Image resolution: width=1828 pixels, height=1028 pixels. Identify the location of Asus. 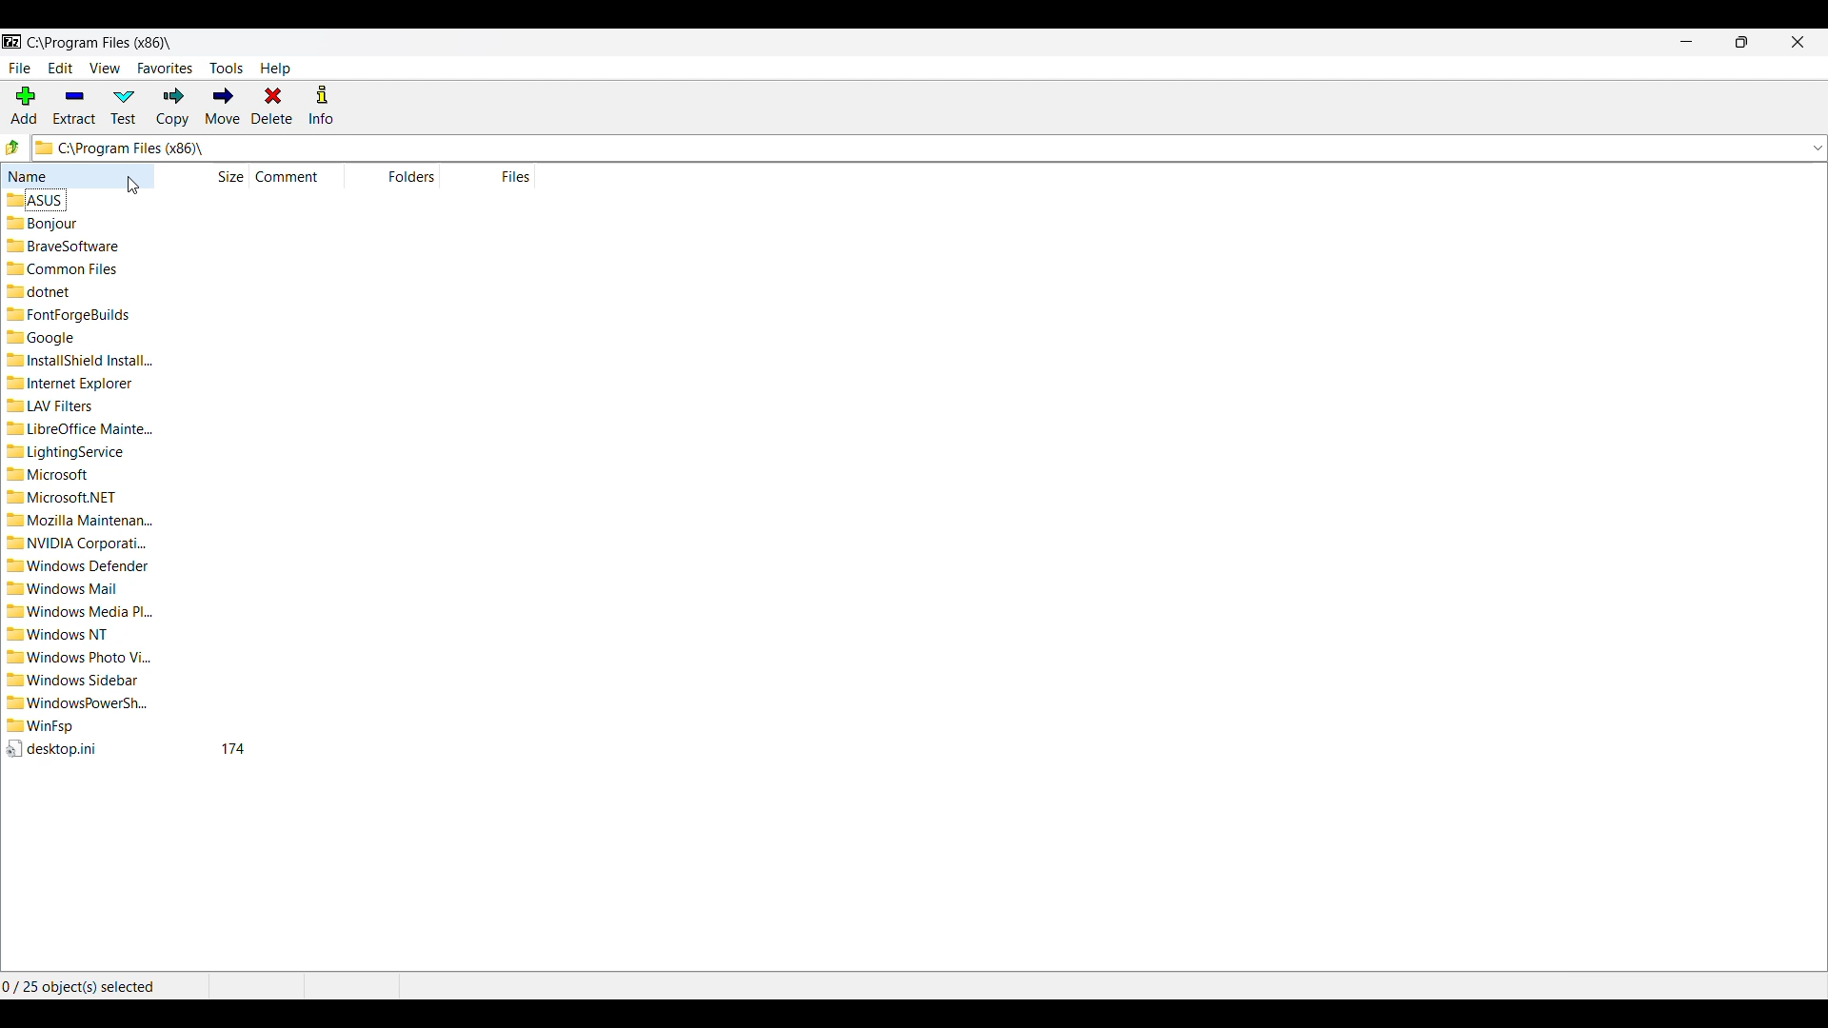
(35, 201).